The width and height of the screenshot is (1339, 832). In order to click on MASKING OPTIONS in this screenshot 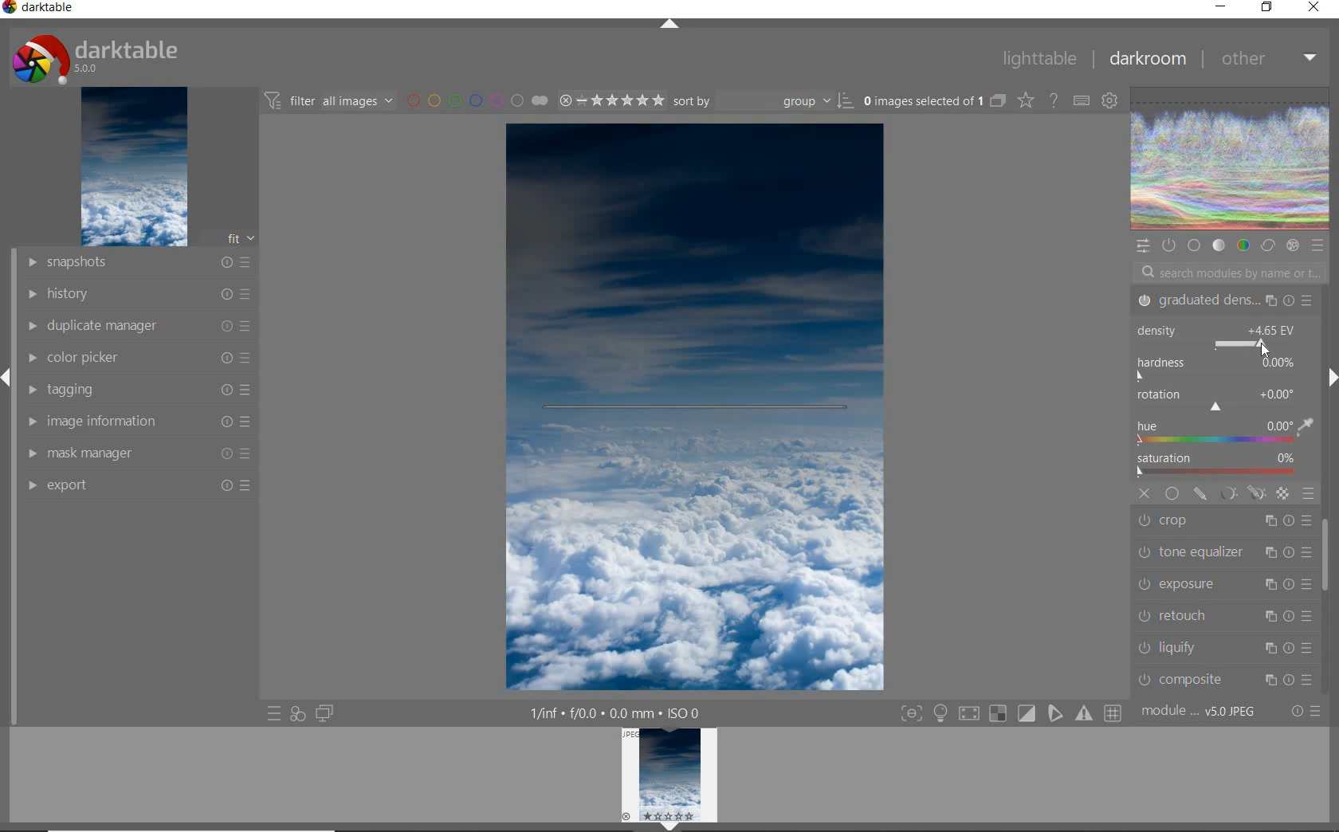, I will do `click(1241, 494)`.